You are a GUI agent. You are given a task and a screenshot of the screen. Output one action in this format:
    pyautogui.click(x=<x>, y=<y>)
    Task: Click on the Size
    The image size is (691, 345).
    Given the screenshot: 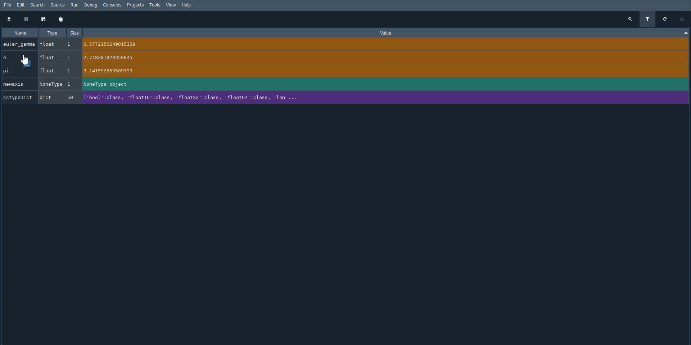 What is the action you would take?
    pyautogui.click(x=75, y=33)
    